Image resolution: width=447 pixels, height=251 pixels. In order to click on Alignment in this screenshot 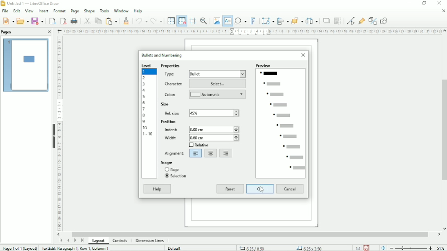, I will do `click(175, 152)`.